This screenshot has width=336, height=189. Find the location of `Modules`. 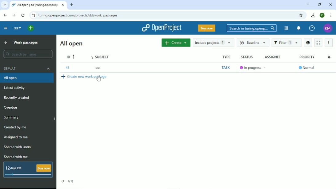

Modules is located at coordinates (286, 28).